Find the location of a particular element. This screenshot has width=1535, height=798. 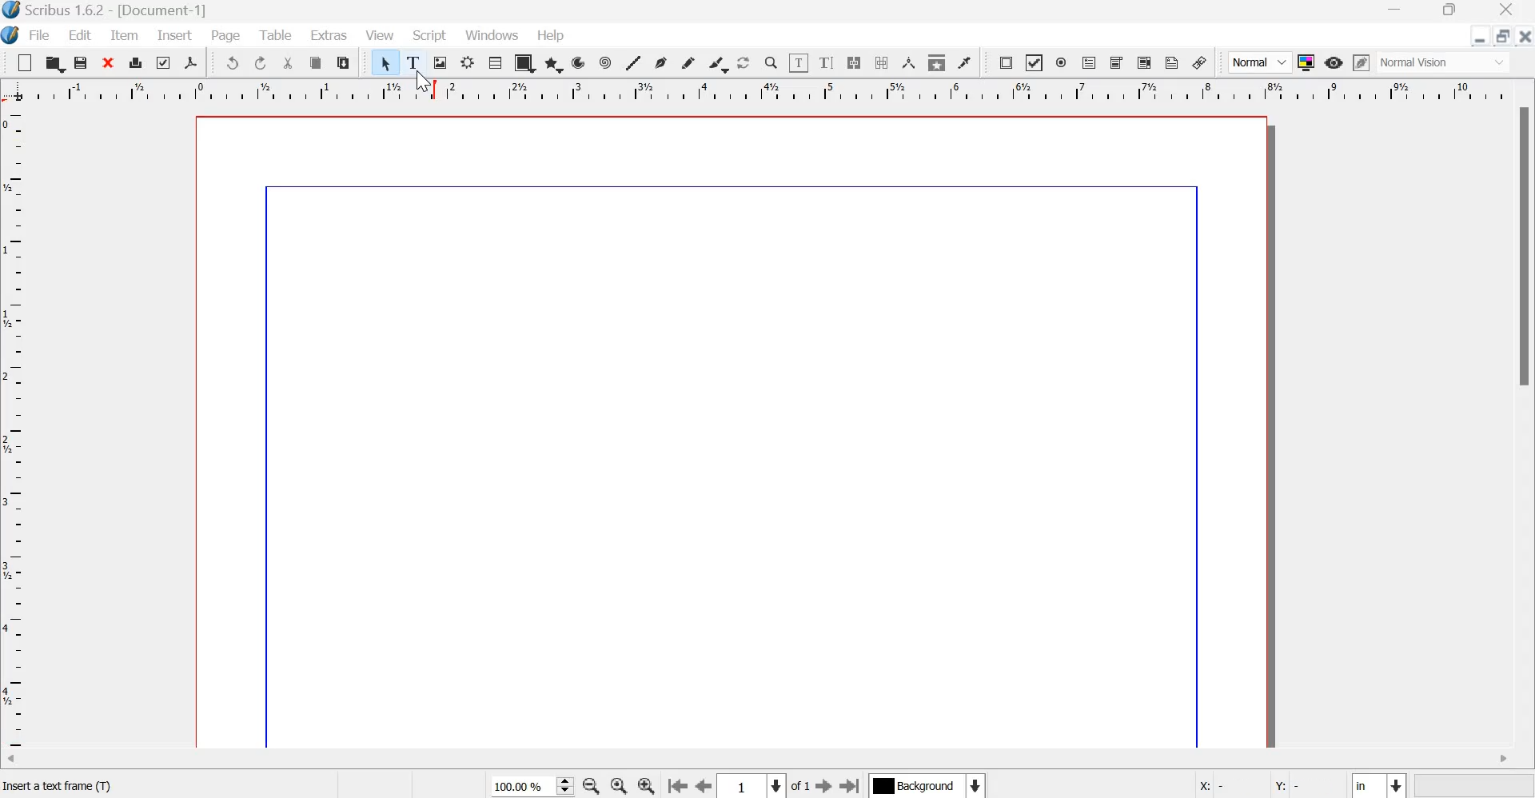

Select the current layer is located at coordinates (926, 785).